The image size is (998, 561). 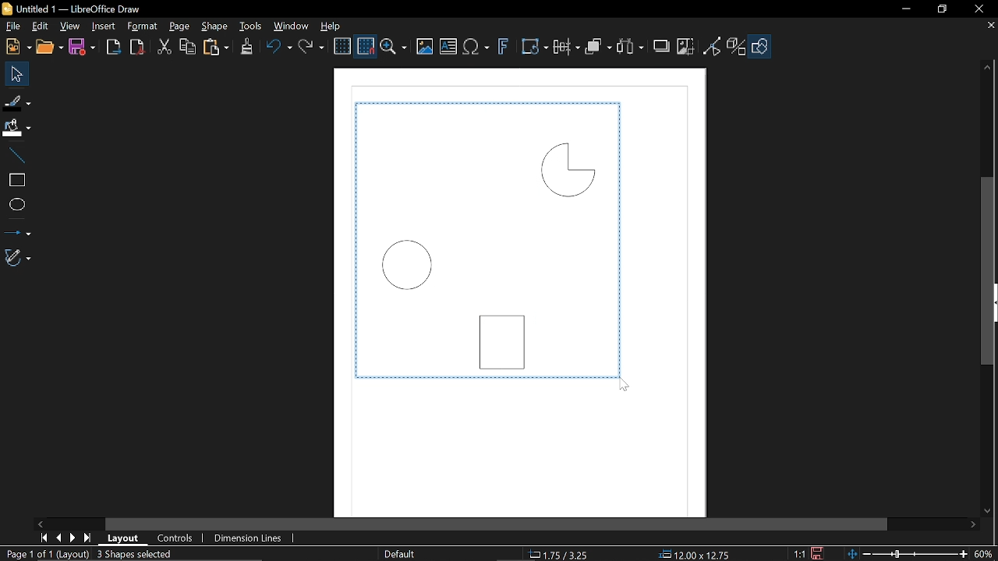 What do you see at coordinates (737, 47) in the screenshot?
I see `Toggle extrusion` at bounding box center [737, 47].